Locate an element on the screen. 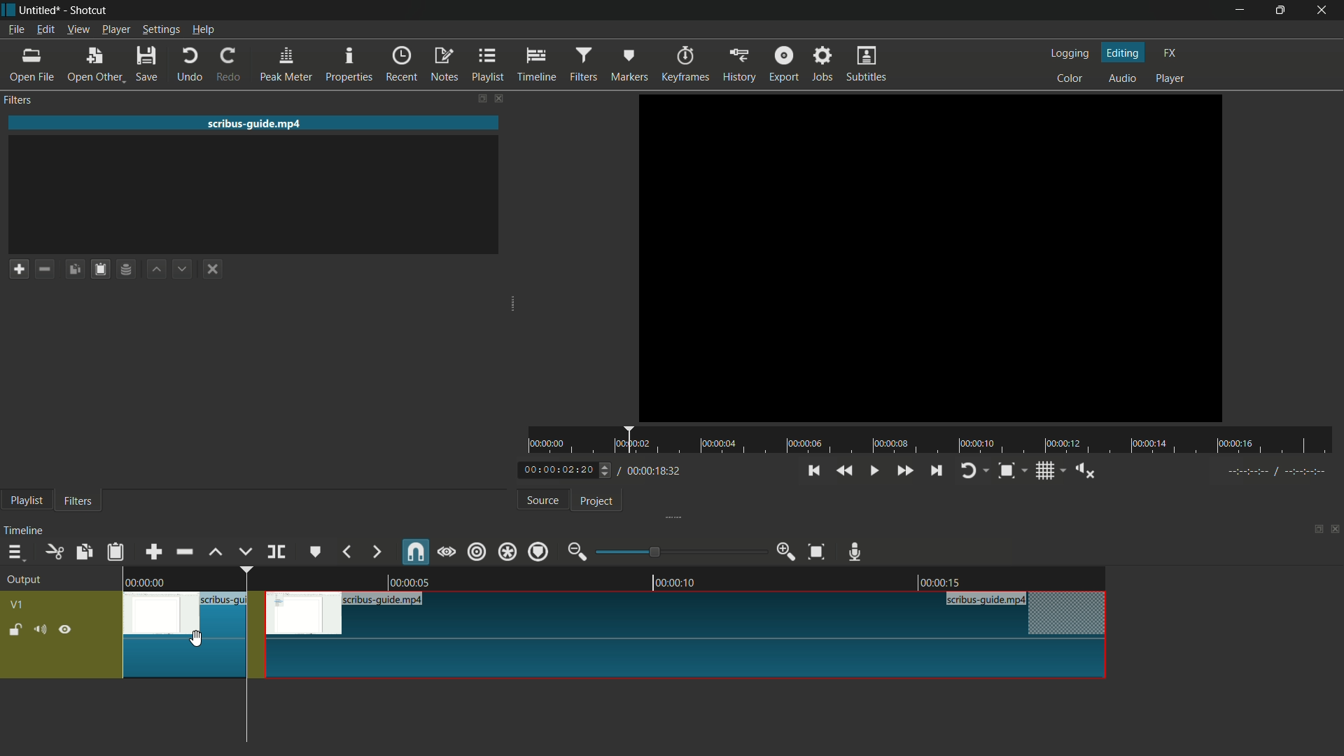  ripple markers is located at coordinates (539, 551).